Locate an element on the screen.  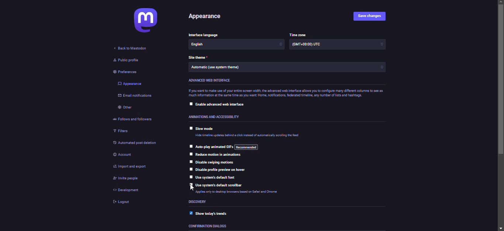
click to select is located at coordinates (189, 128).